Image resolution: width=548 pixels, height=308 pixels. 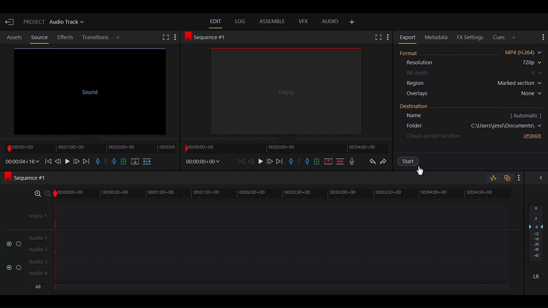 What do you see at coordinates (242, 161) in the screenshot?
I see `Move backward` at bounding box center [242, 161].